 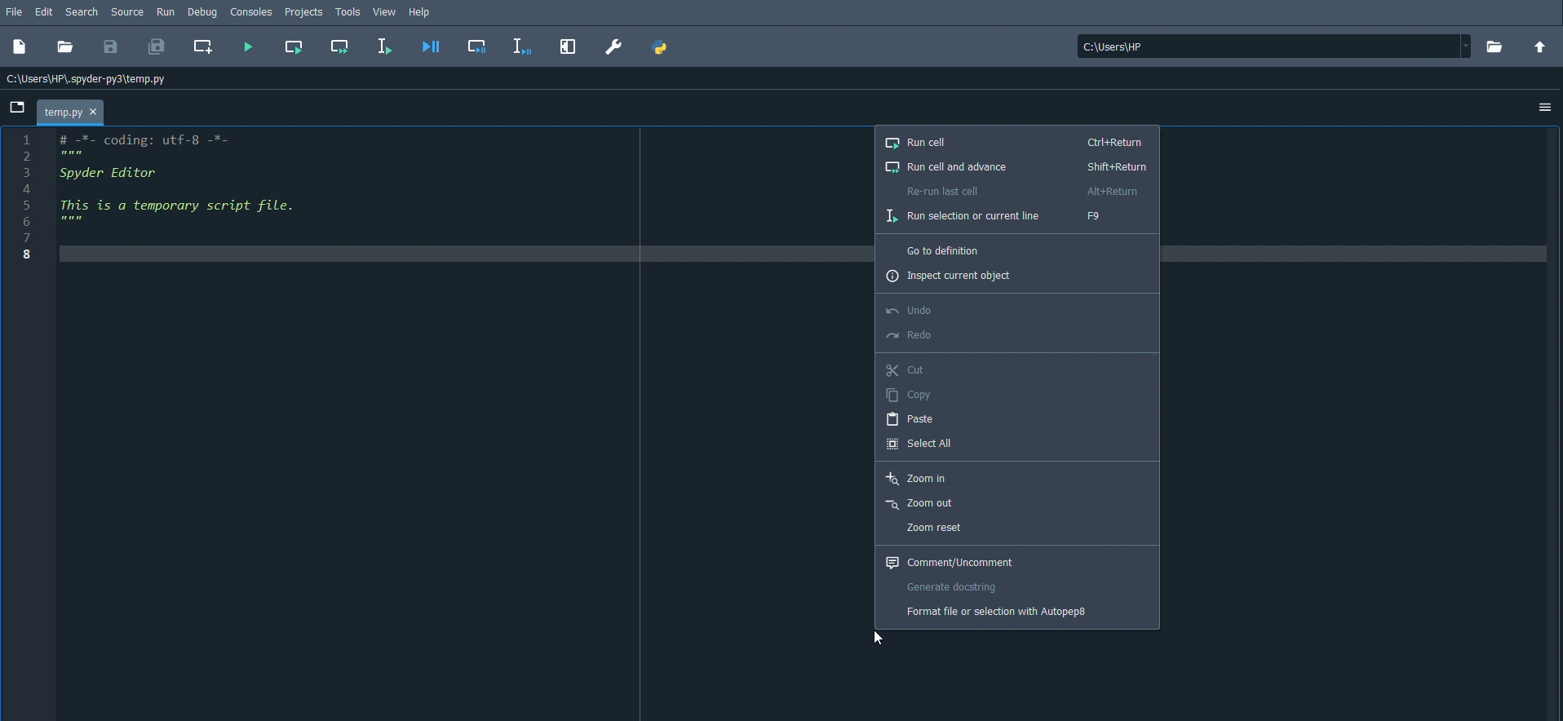 What do you see at coordinates (913, 308) in the screenshot?
I see `Undo` at bounding box center [913, 308].